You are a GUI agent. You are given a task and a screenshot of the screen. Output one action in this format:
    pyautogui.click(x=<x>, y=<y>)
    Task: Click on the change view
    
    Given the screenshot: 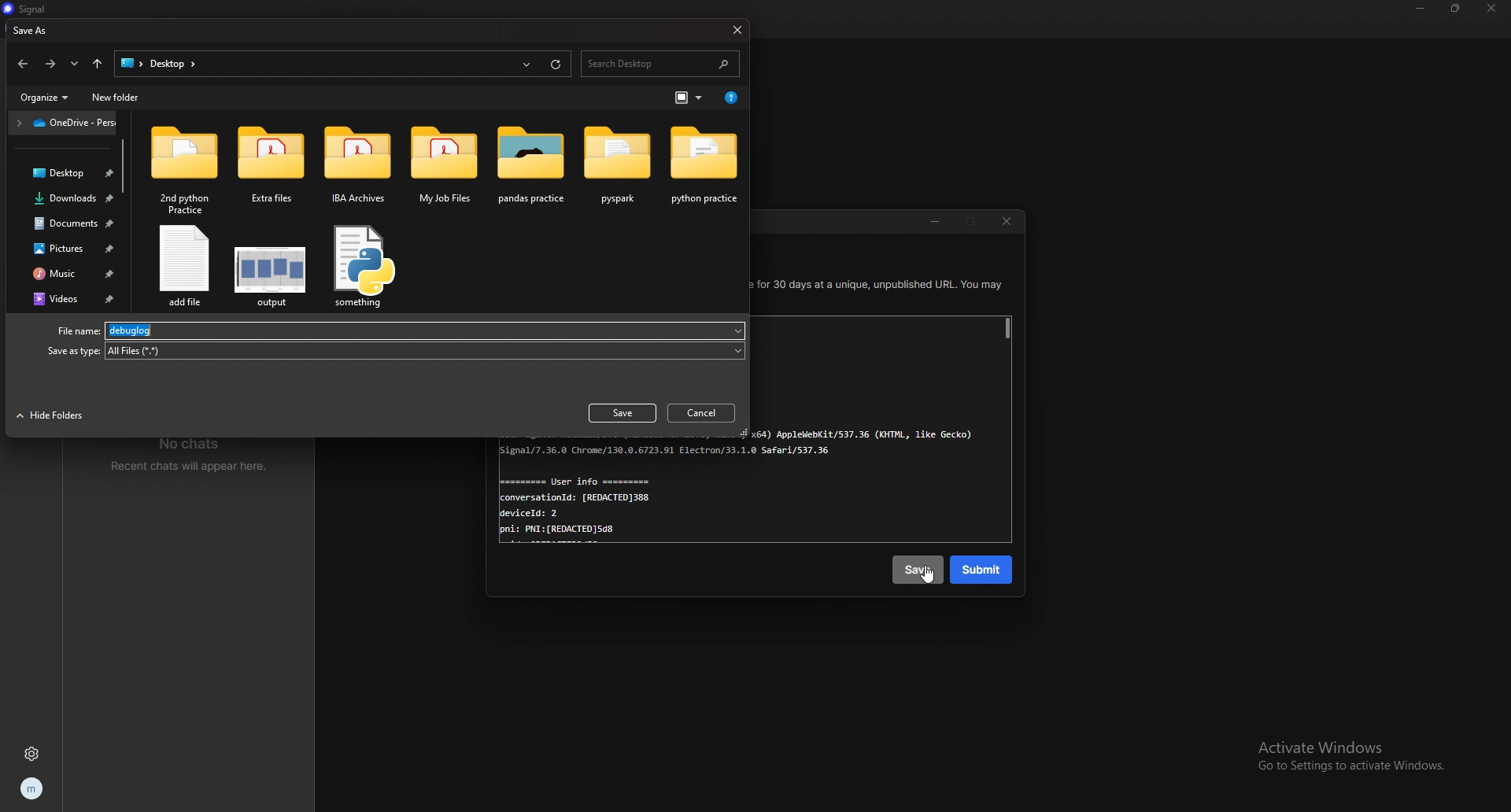 What is the action you would take?
    pyautogui.click(x=689, y=98)
    